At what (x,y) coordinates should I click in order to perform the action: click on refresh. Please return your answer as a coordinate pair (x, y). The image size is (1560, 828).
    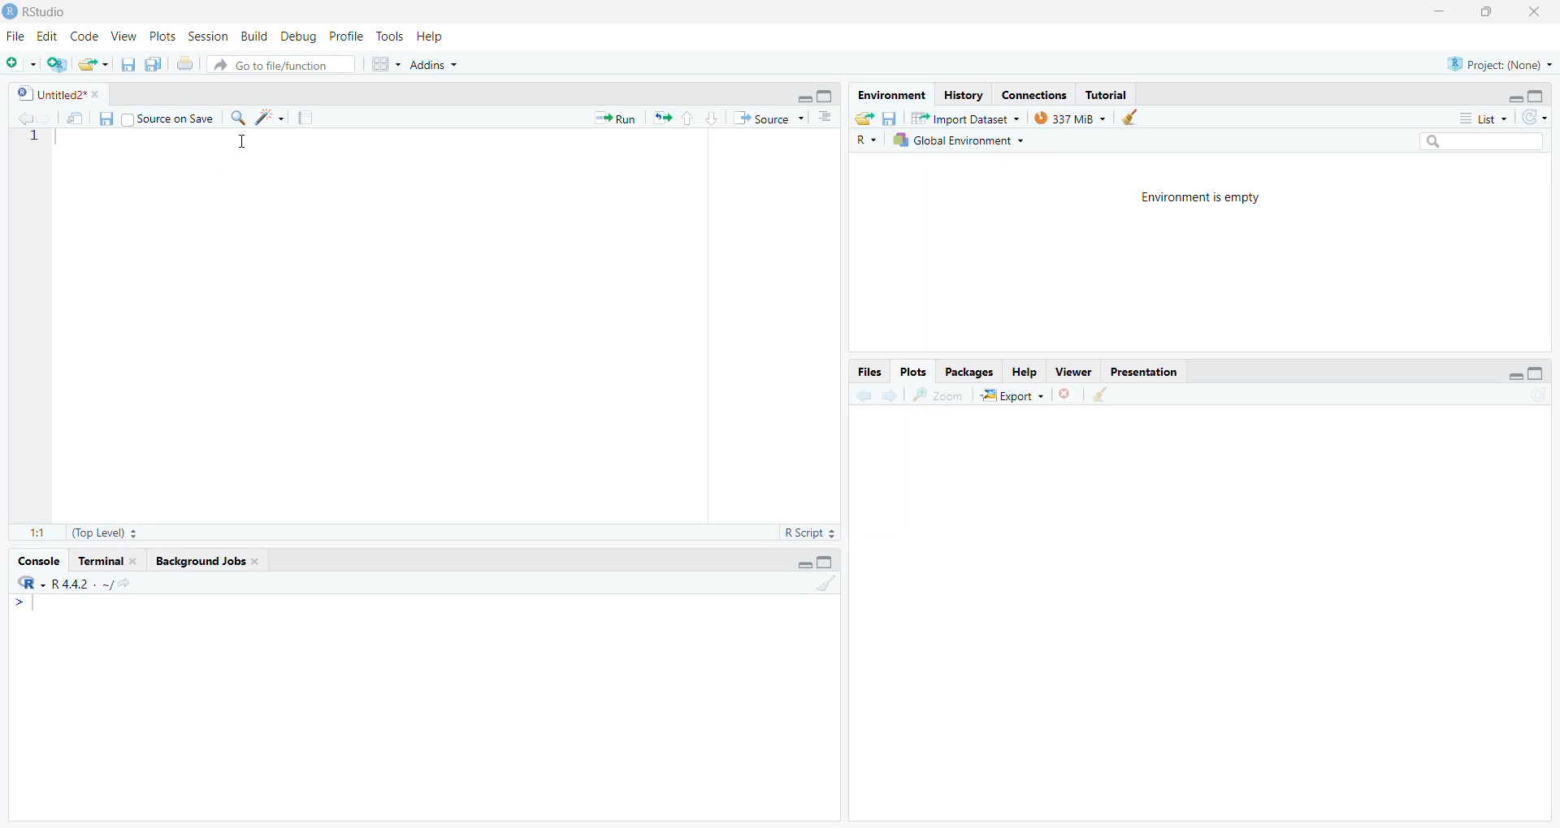
    Looking at the image, I should click on (1537, 117).